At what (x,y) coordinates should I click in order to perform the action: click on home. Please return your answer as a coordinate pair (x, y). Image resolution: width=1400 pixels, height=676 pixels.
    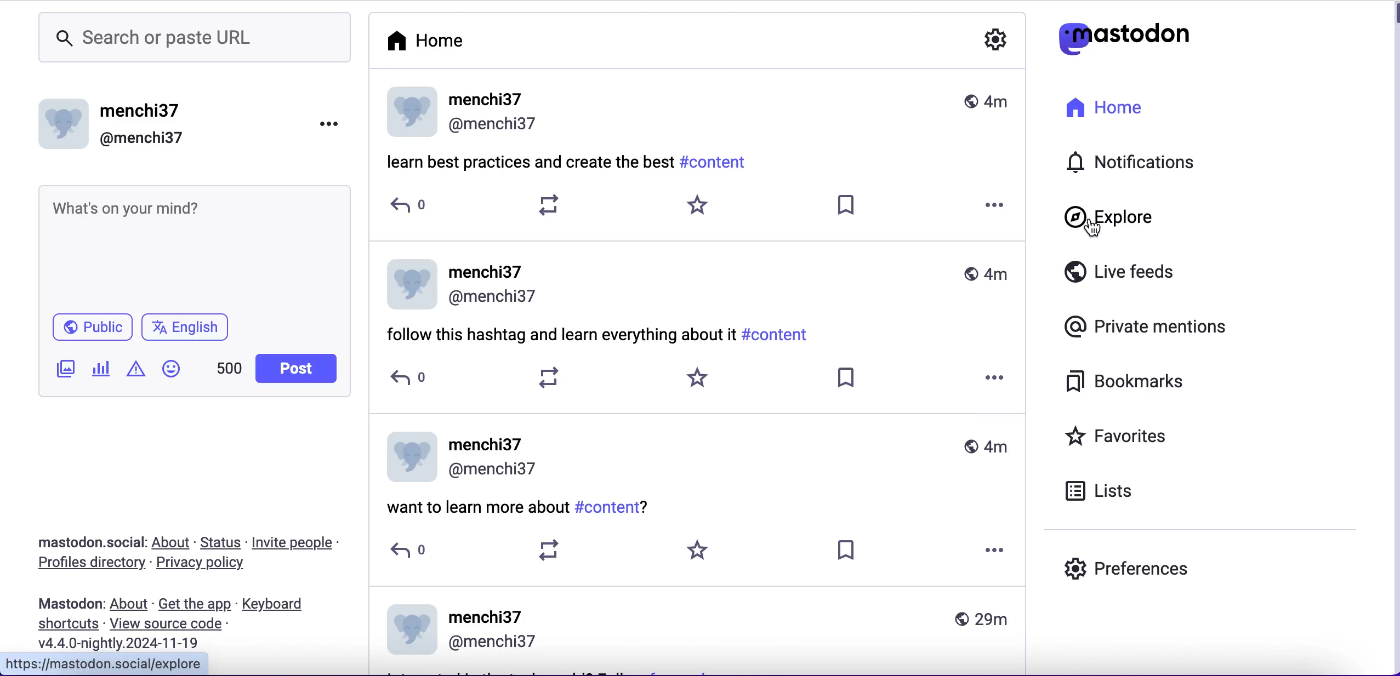
    Looking at the image, I should click on (430, 40).